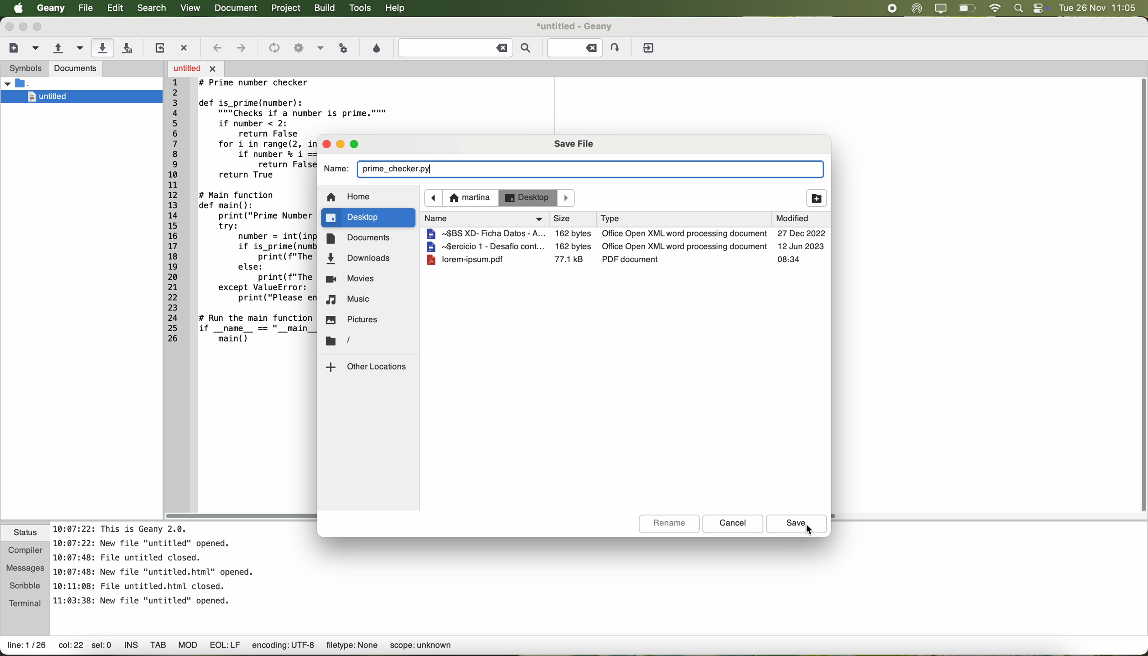  Describe the element at coordinates (326, 9) in the screenshot. I see `build` at that location.